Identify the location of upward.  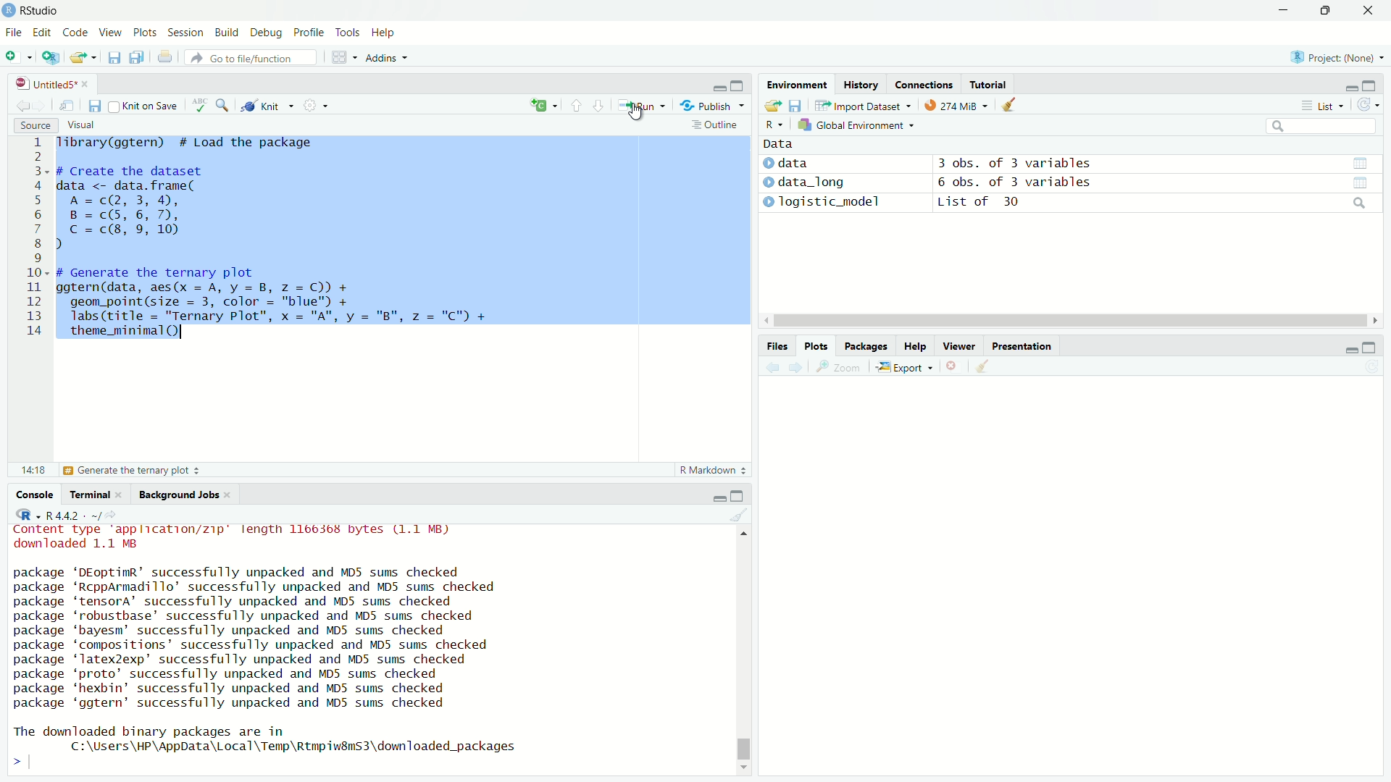
(577, 106).